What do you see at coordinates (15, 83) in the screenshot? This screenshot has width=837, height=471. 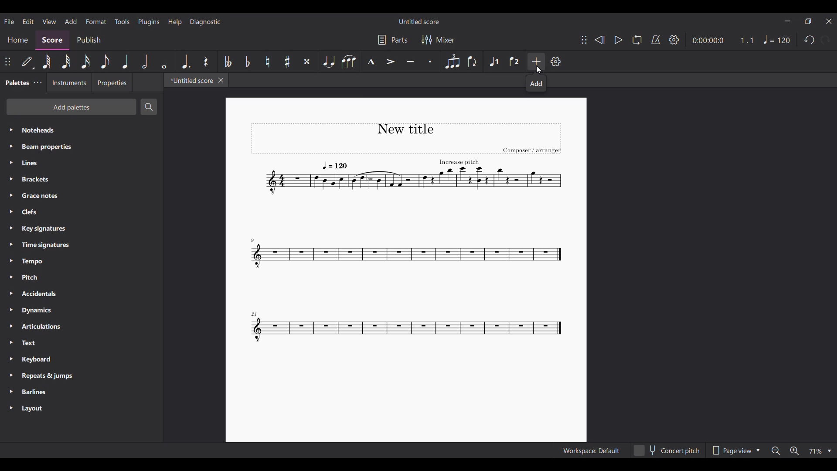 I see `Palettes` at bounding box center [15, 83].